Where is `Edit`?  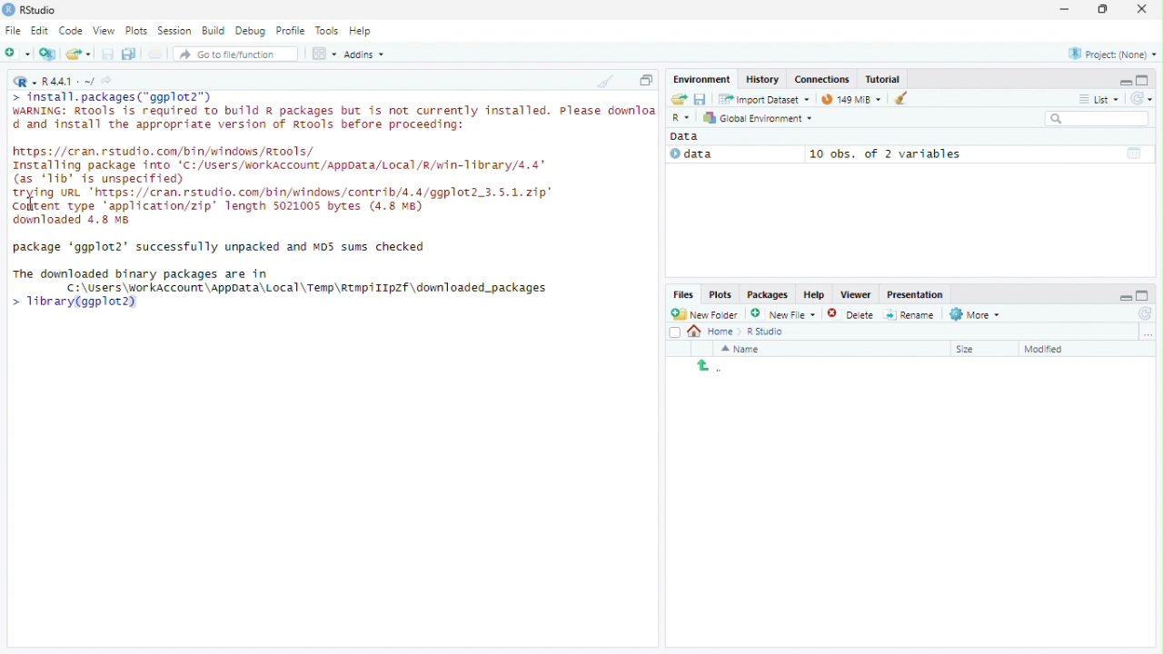
Edit is located at coordinates (41, 31).